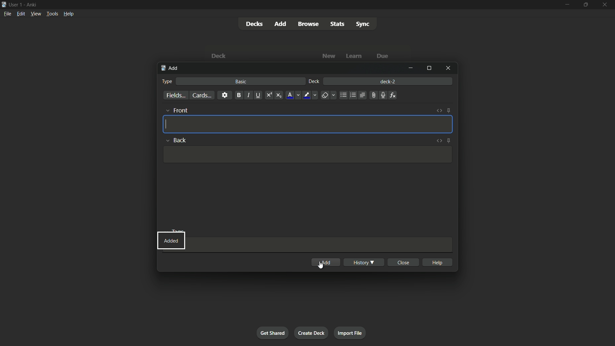 The width and height of the screenshot is (615, 346). I want to click on bold, so click(238, 95).